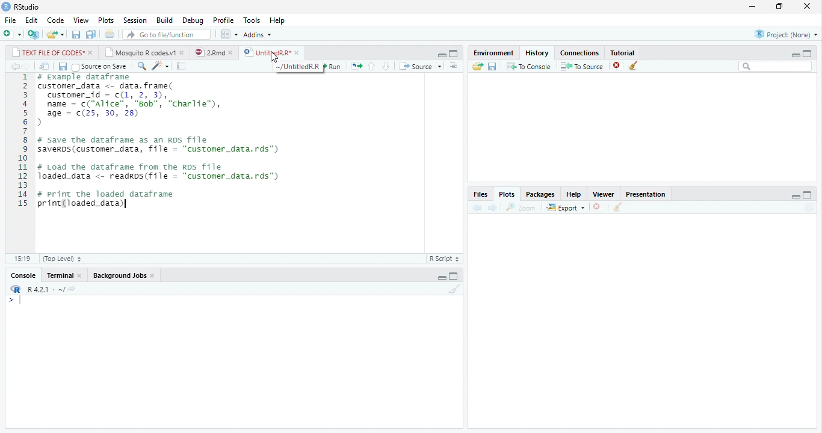 The height and width of the screenshot is (433, 822). What do you see at coordinates (105, 20) in the screenshot?
I see `Plots` at bounding box center [105, 20].